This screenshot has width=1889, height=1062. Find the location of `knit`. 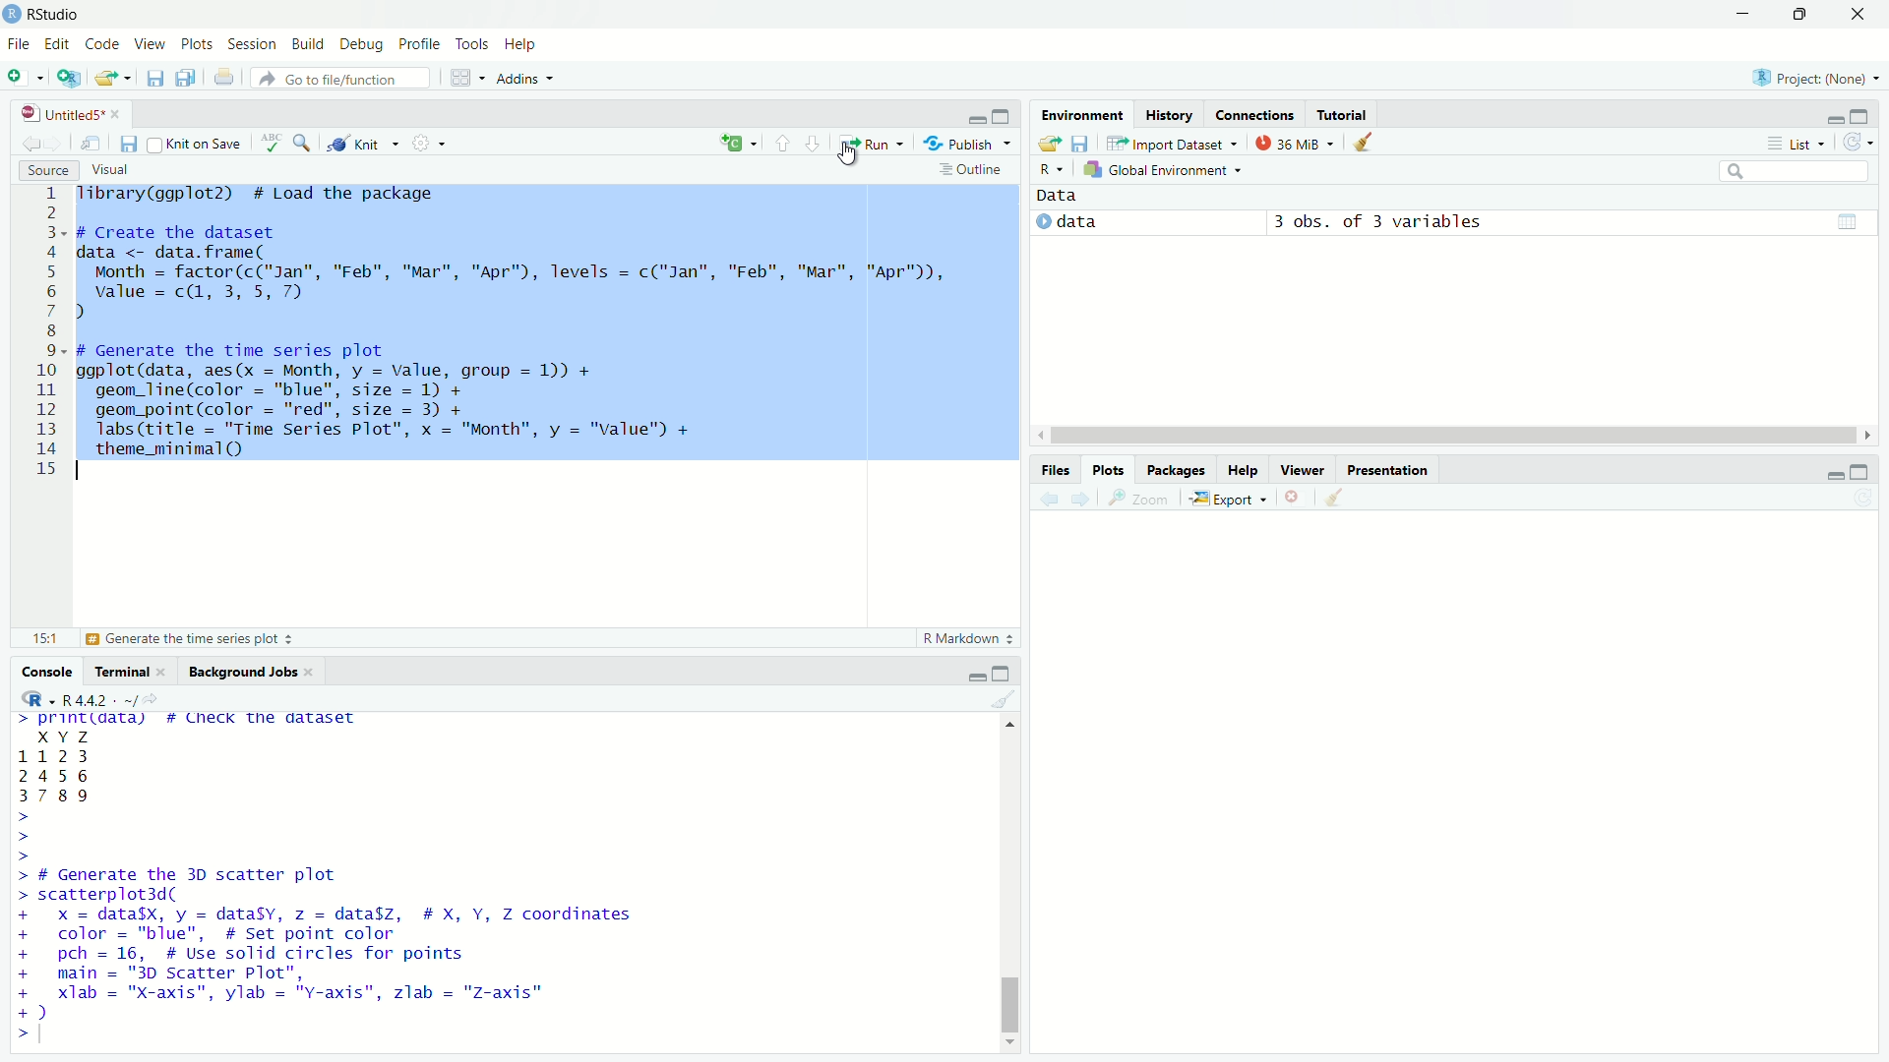

knit is located at coordinates (364, 146).